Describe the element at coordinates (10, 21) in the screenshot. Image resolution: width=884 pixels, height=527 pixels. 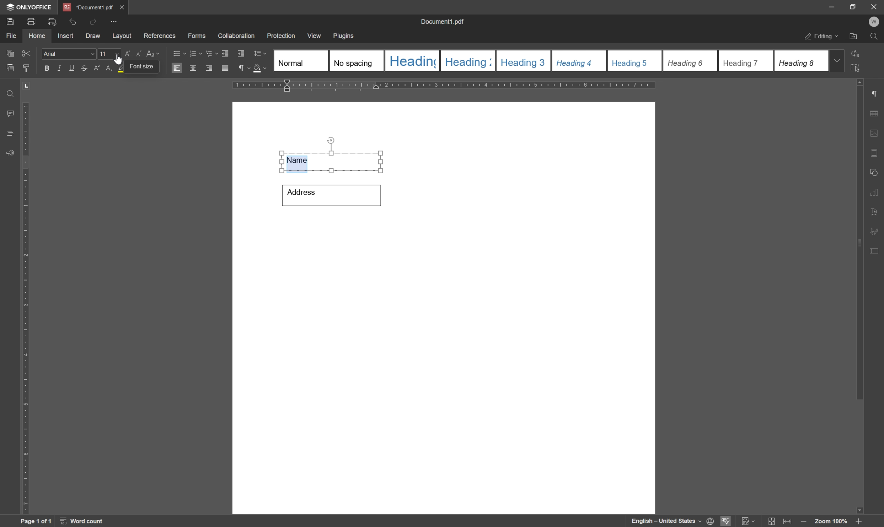
I see `save` at that location.